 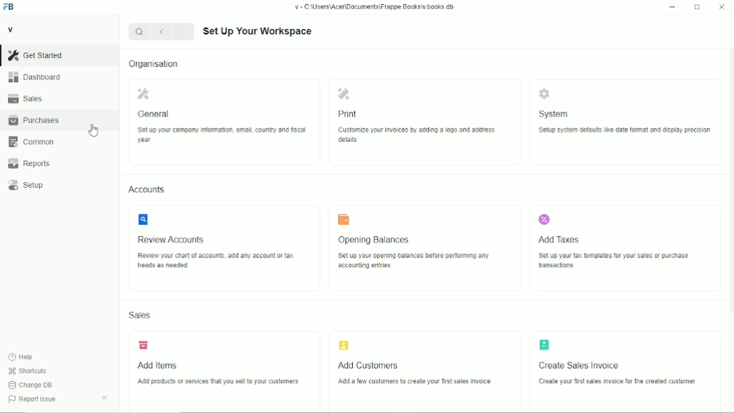 What do you see at coordinates (26, 98) in the screenshot?
I see `sales` at bounding box center [26, 98].